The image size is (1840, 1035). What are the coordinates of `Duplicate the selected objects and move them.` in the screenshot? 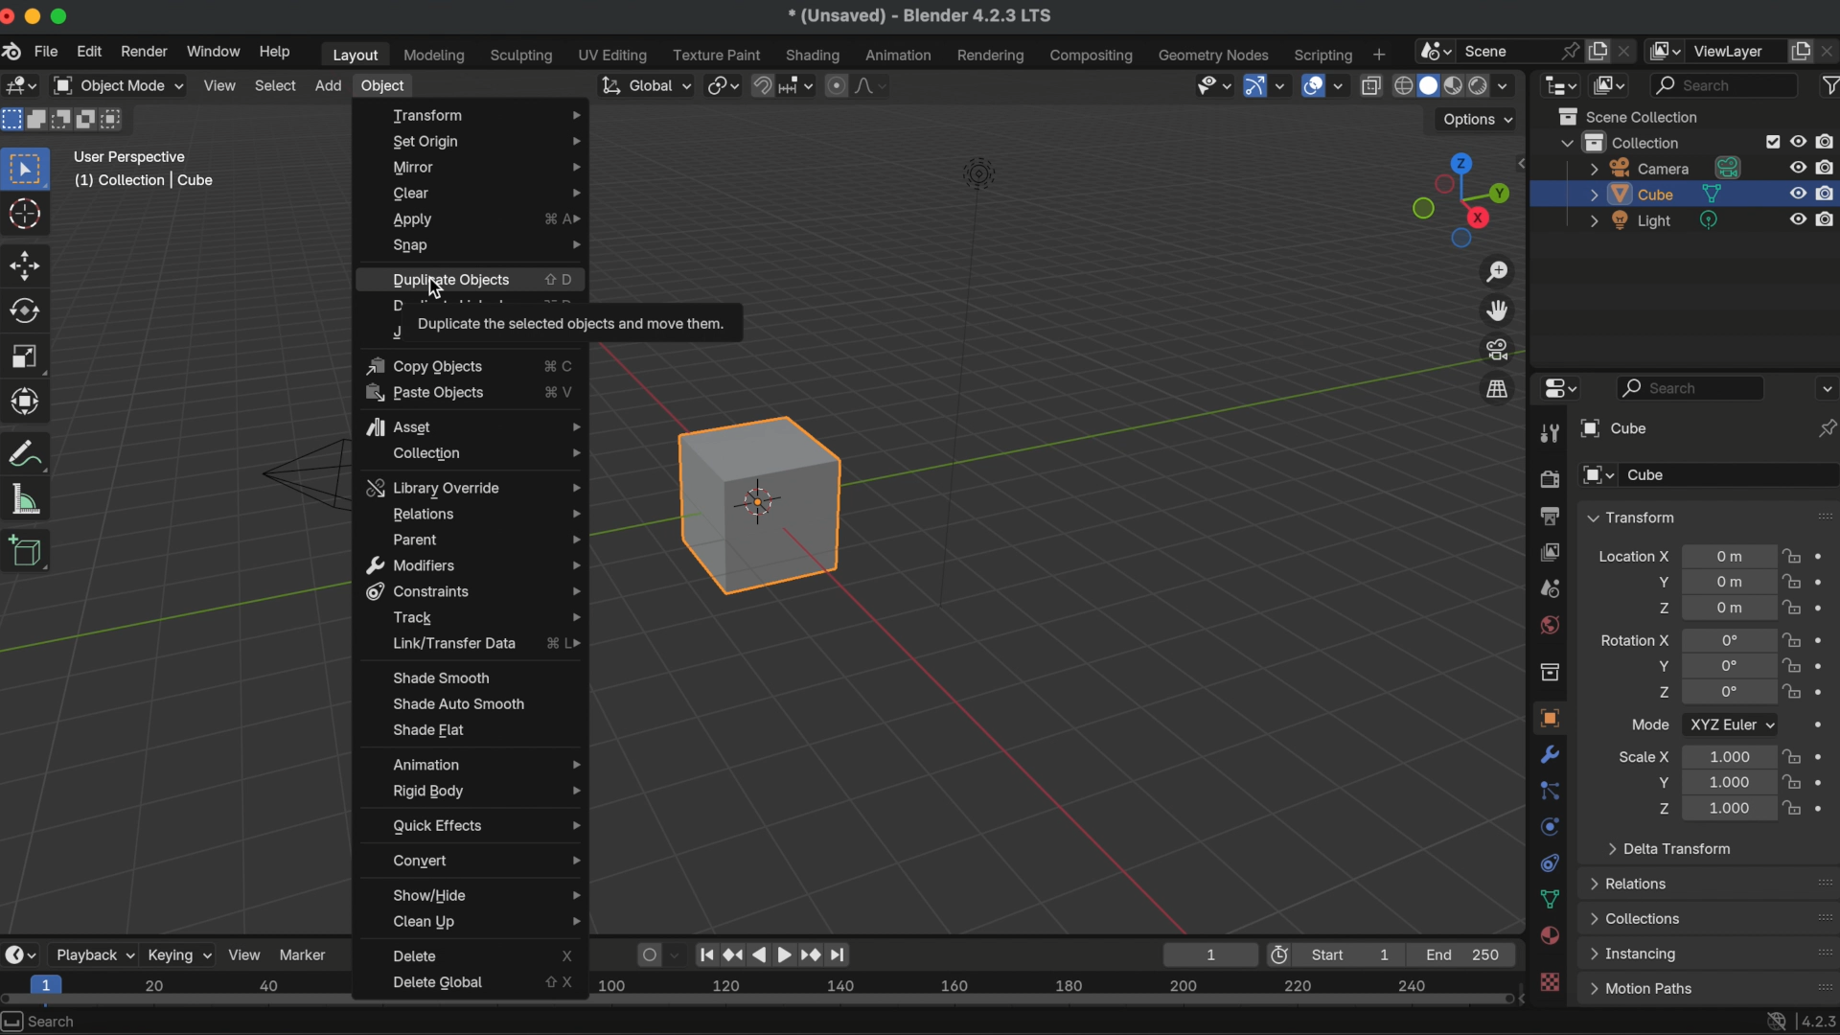 It's located at (572, 324).